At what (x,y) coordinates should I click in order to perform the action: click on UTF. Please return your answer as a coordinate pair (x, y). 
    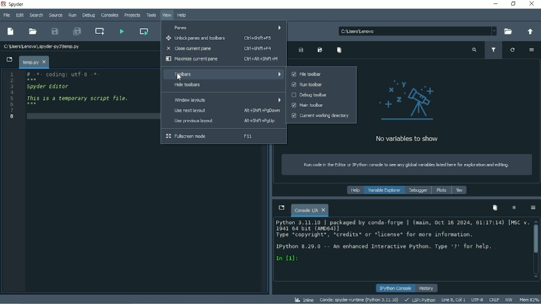
    Looking at the image, I should click on (477, 299).